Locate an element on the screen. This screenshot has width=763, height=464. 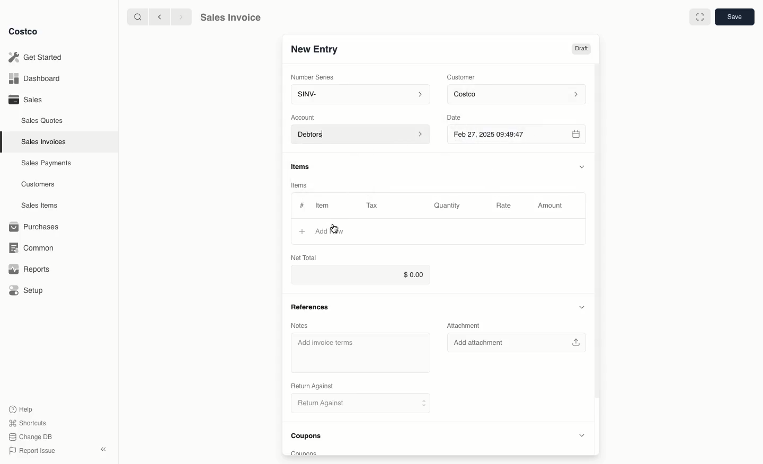
‘Sales Payments is located at coordinates (46, 162).